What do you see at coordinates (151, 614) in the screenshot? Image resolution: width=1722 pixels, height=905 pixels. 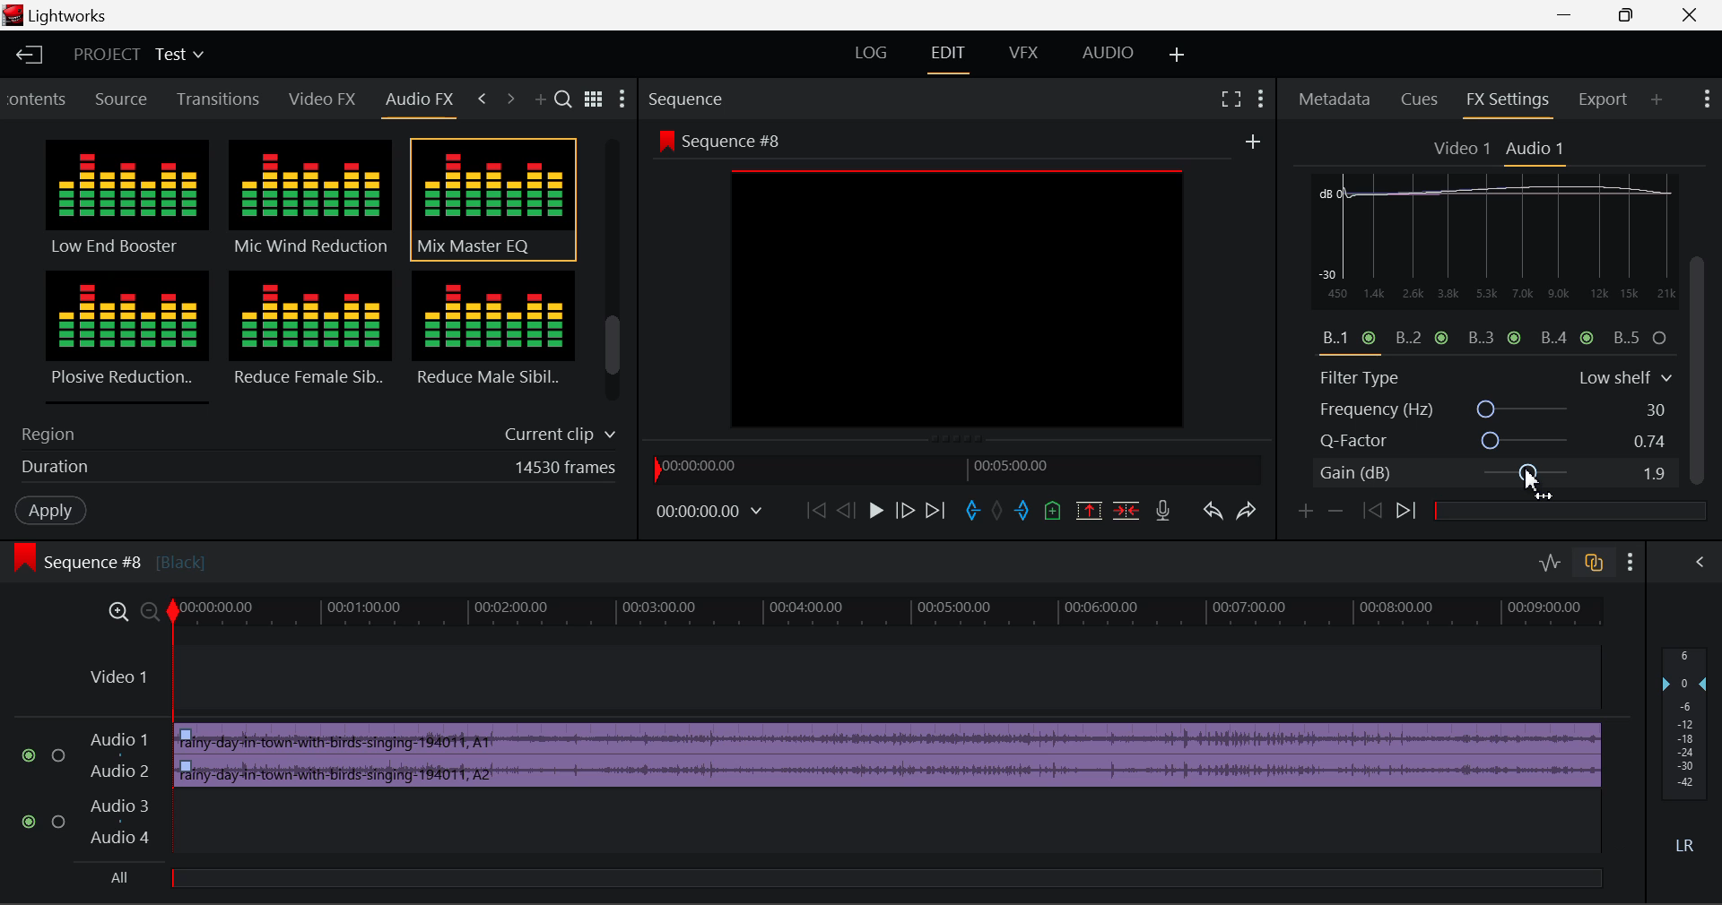 I see `Timeline Zoom Out` at bounding box center [151, 614].